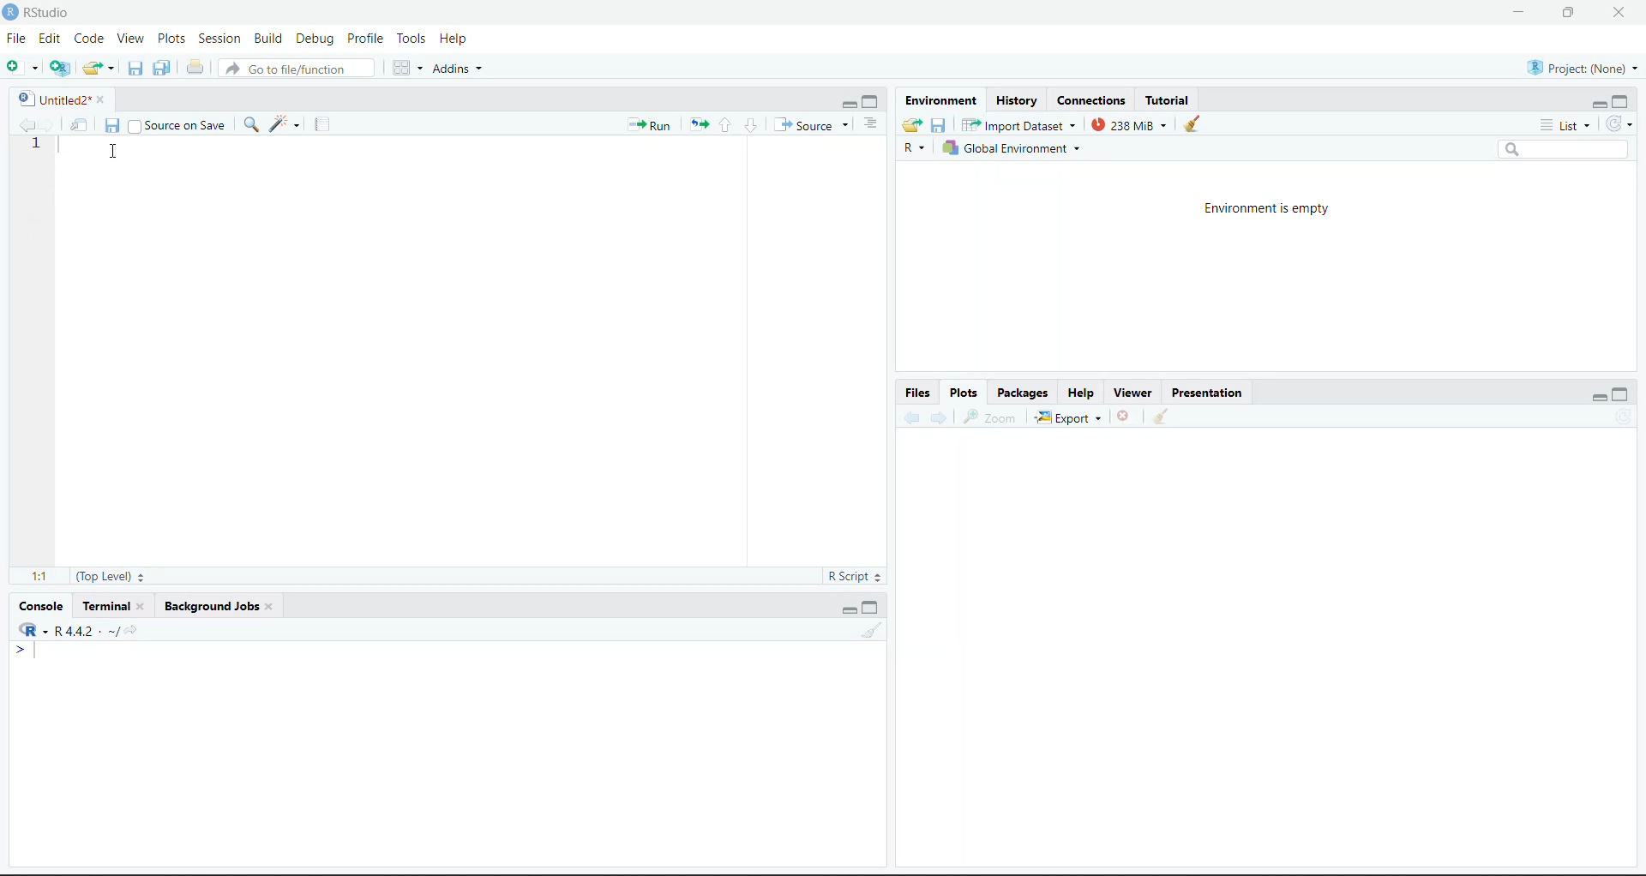 The image size is (1646, 876). I want to click on new project , so click(60, 68).